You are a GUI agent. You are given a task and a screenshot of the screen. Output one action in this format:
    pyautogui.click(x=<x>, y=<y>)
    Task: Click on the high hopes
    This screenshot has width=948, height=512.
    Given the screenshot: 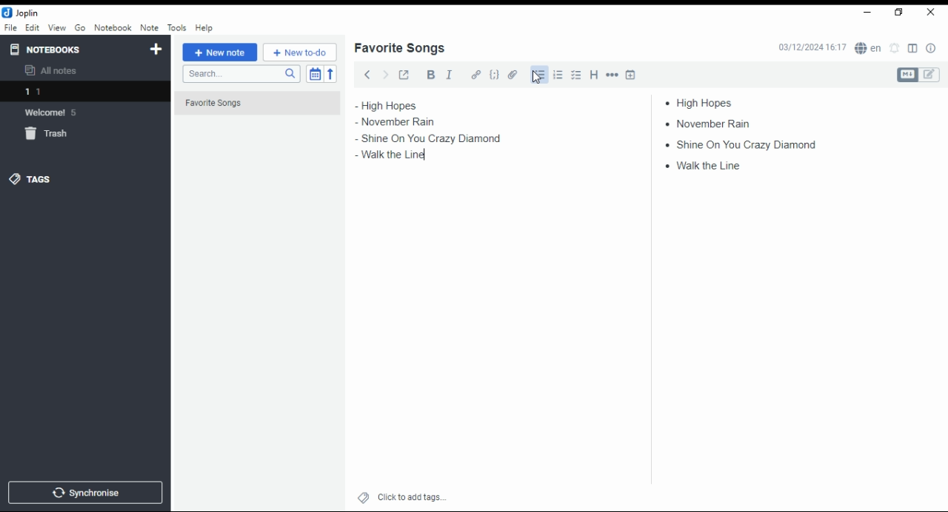 What is the action you would take?
    pyautogui.click(x=405, y=106)
    